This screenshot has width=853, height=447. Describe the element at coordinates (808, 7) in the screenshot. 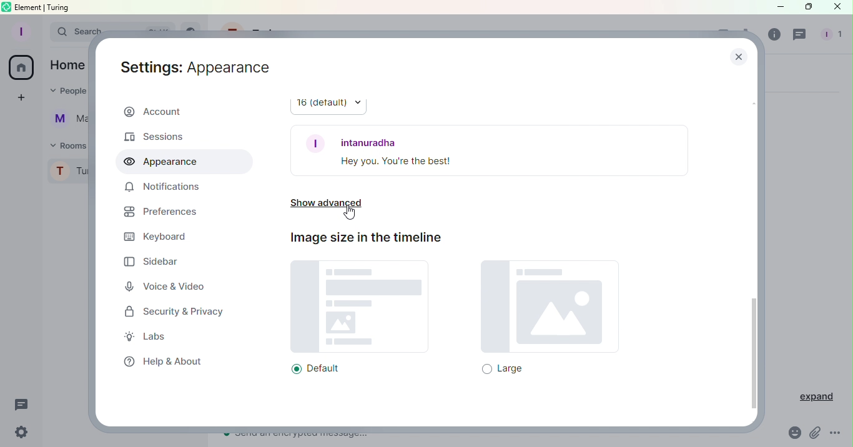

I see `Maximize` at that location.